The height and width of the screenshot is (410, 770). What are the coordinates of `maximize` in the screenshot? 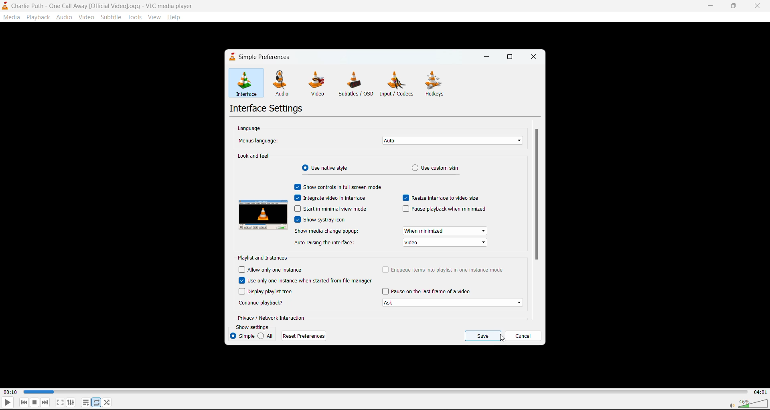 It's located at (512, 59).